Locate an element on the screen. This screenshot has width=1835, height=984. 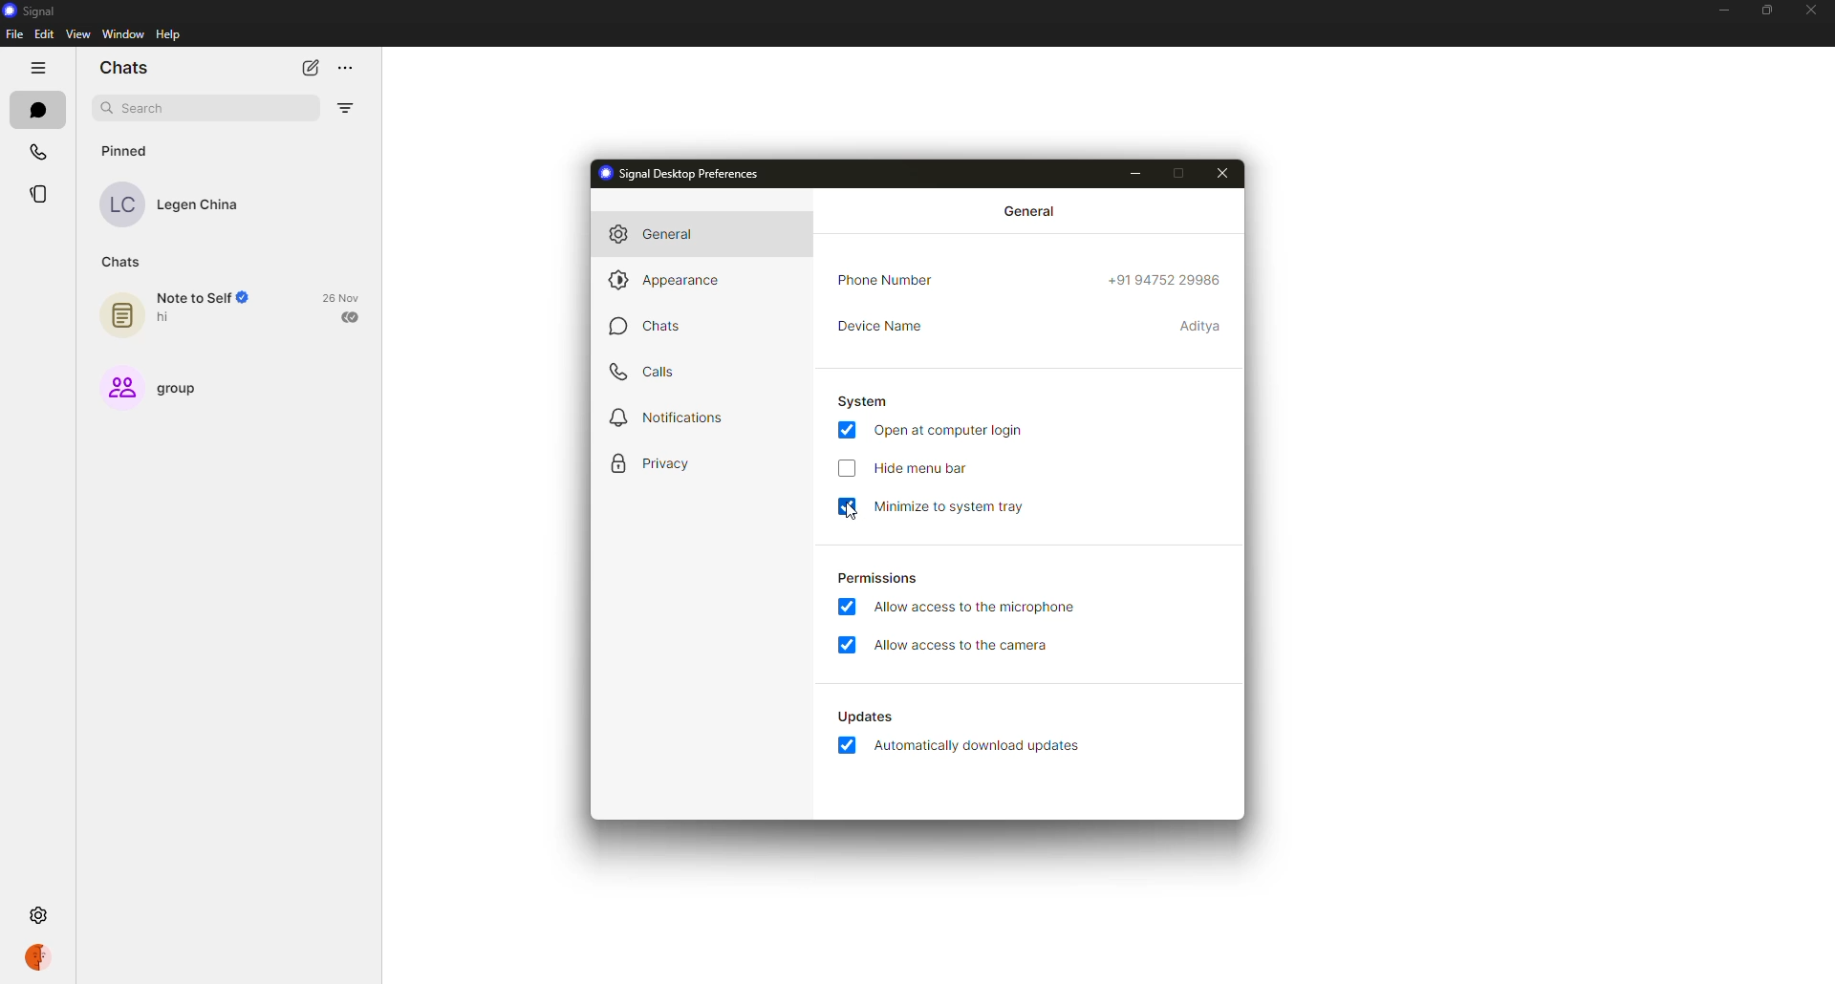
search is located at coordinates (145, 107).